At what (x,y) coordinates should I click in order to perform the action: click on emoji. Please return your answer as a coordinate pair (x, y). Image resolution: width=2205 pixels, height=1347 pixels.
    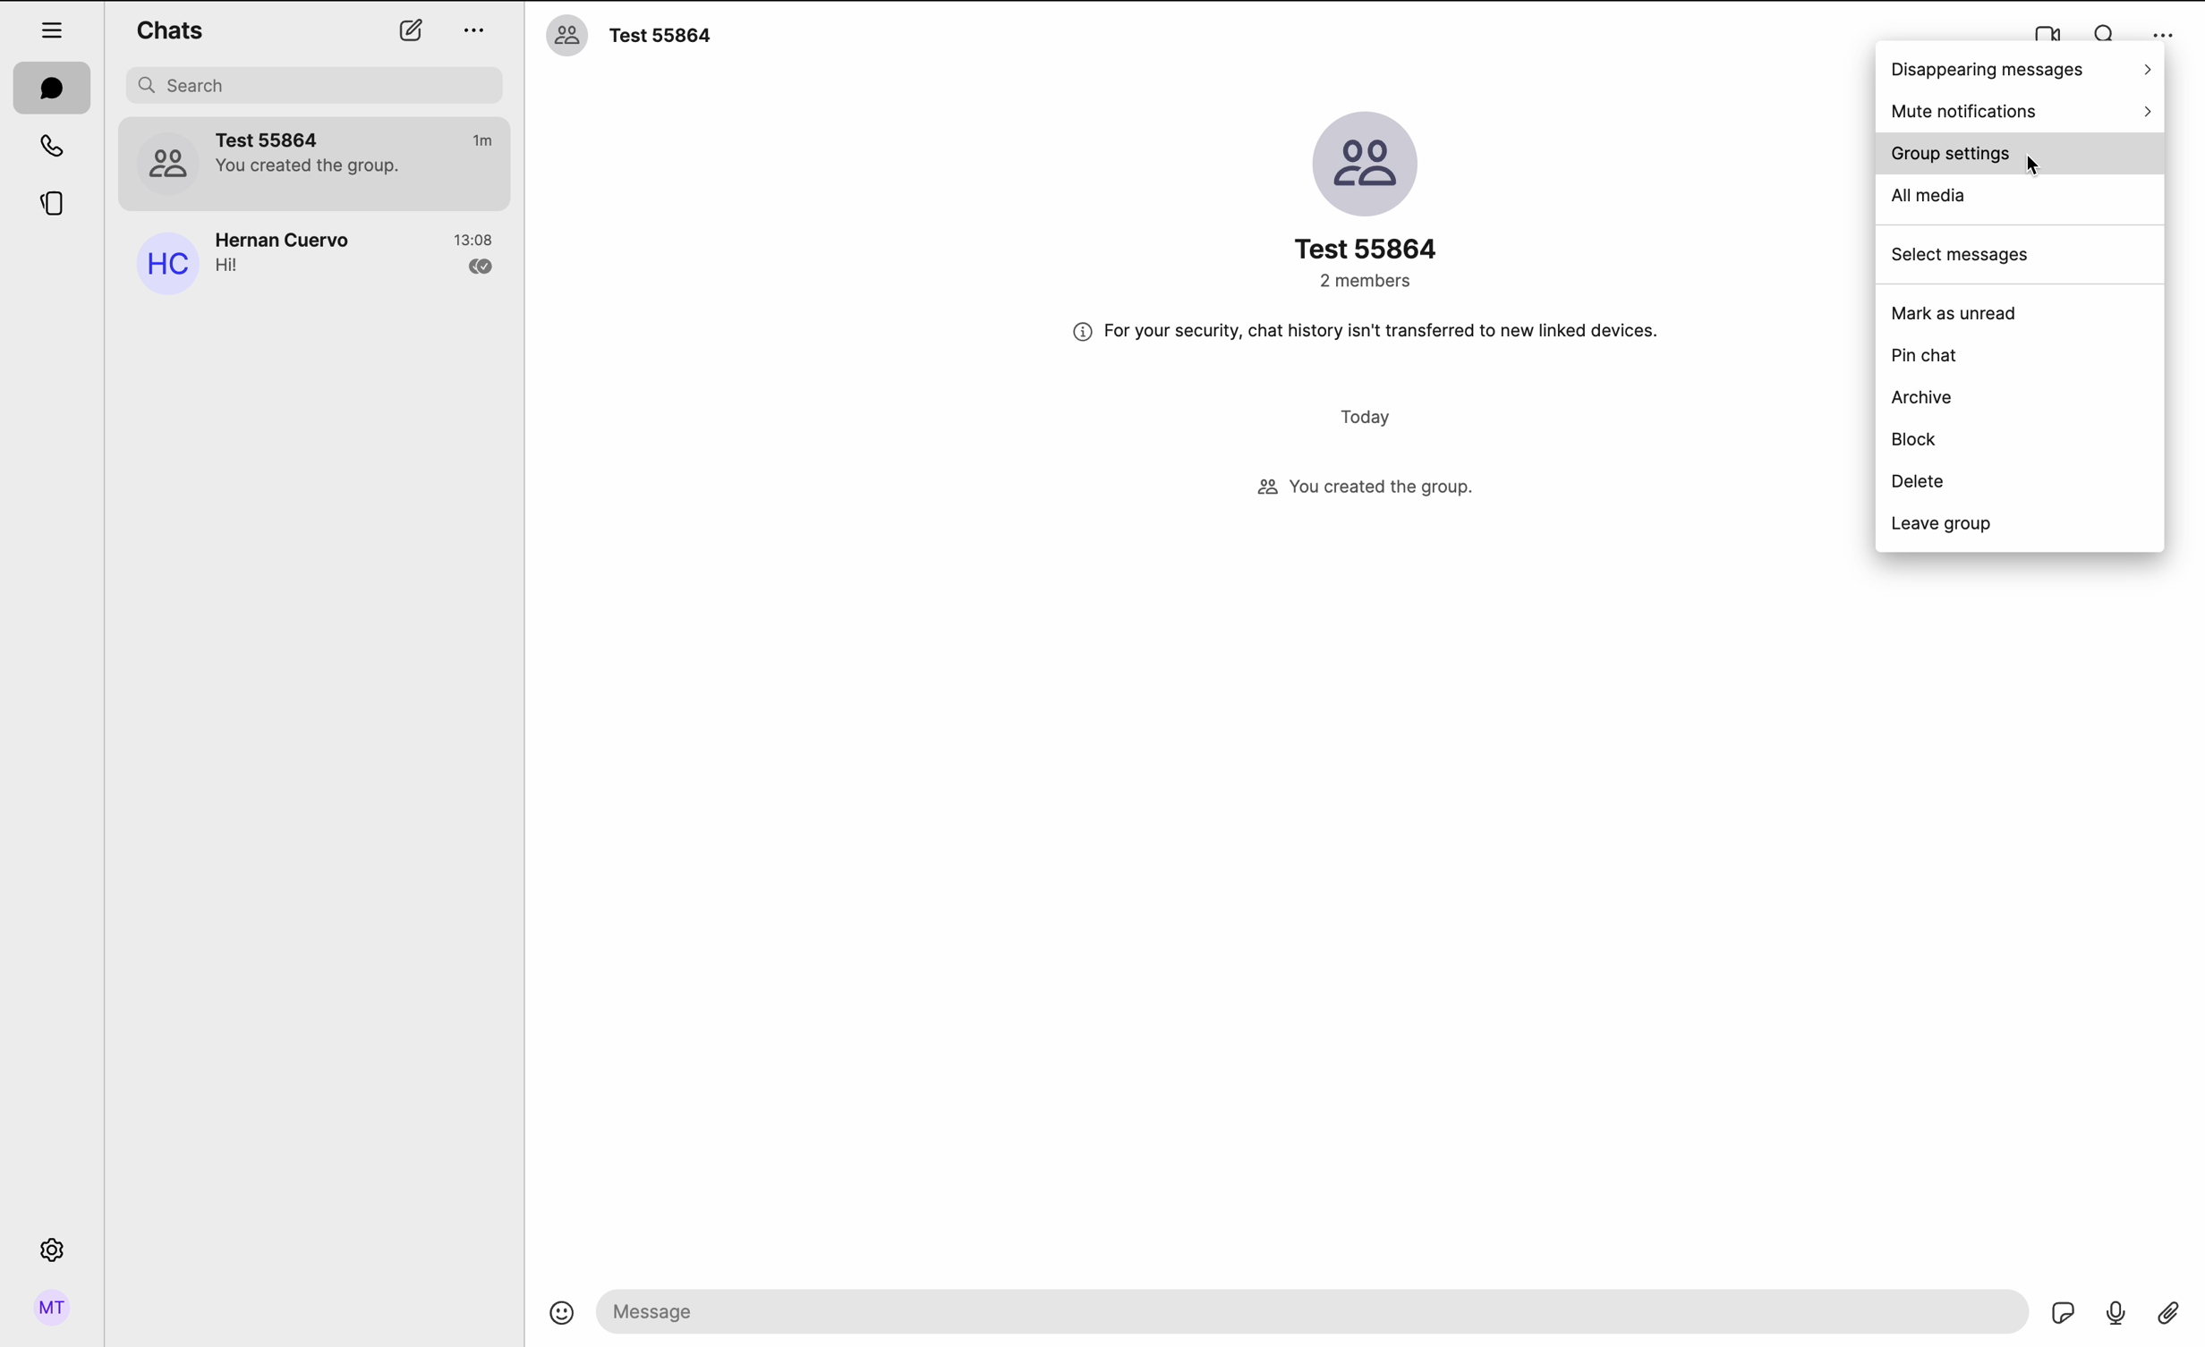
    Looking at the image, I should click on (564, 1320).